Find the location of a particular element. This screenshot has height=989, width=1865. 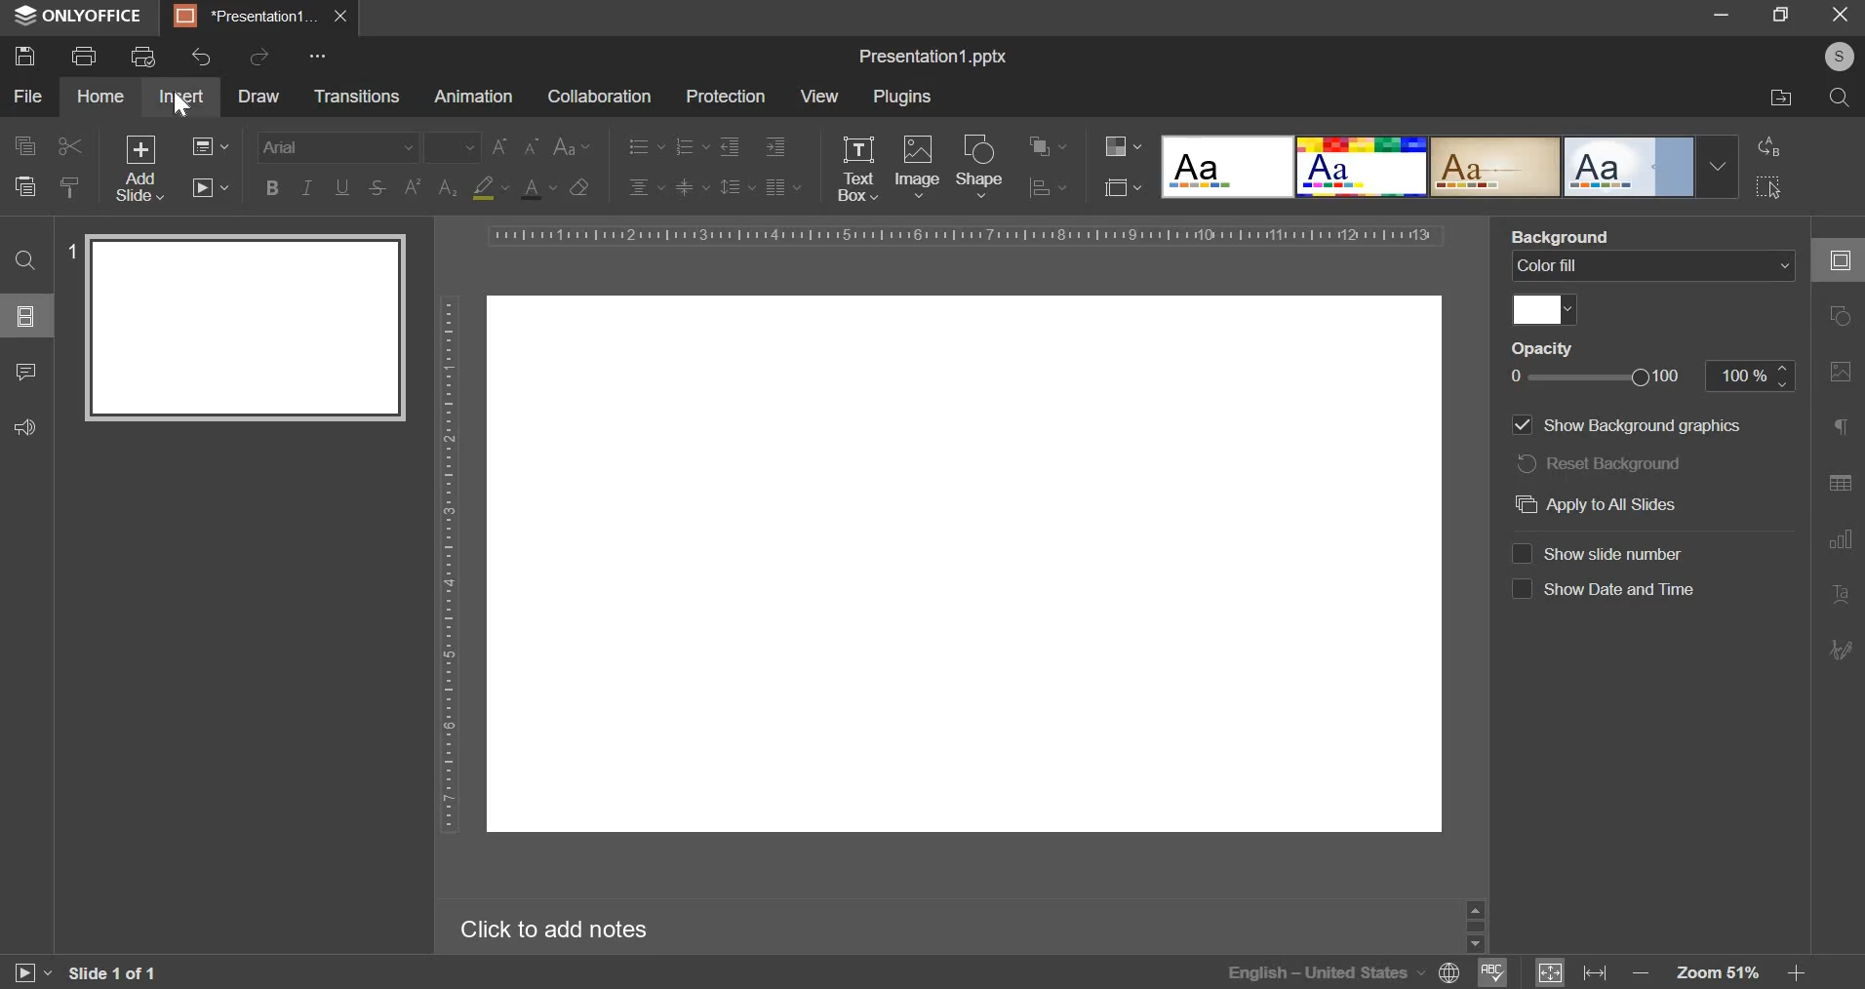

vertical alignment is located at coordinates (692, 187).